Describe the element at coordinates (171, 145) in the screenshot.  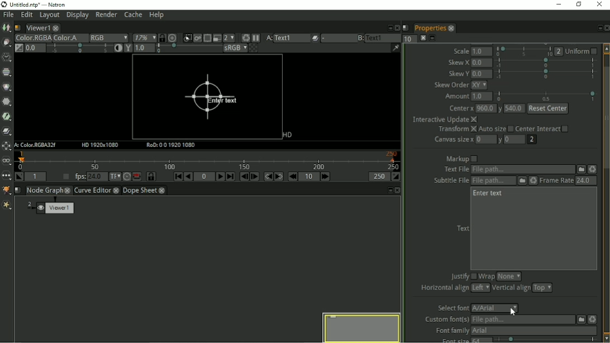
I see `RoD` at that location.